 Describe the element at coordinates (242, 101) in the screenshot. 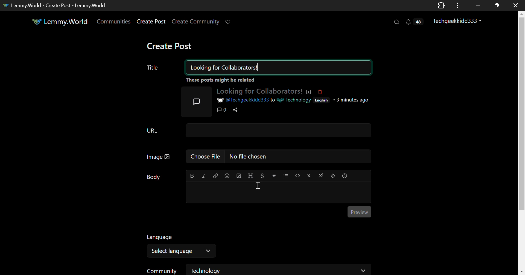

I see `@Techgeekkidd333` at that location.